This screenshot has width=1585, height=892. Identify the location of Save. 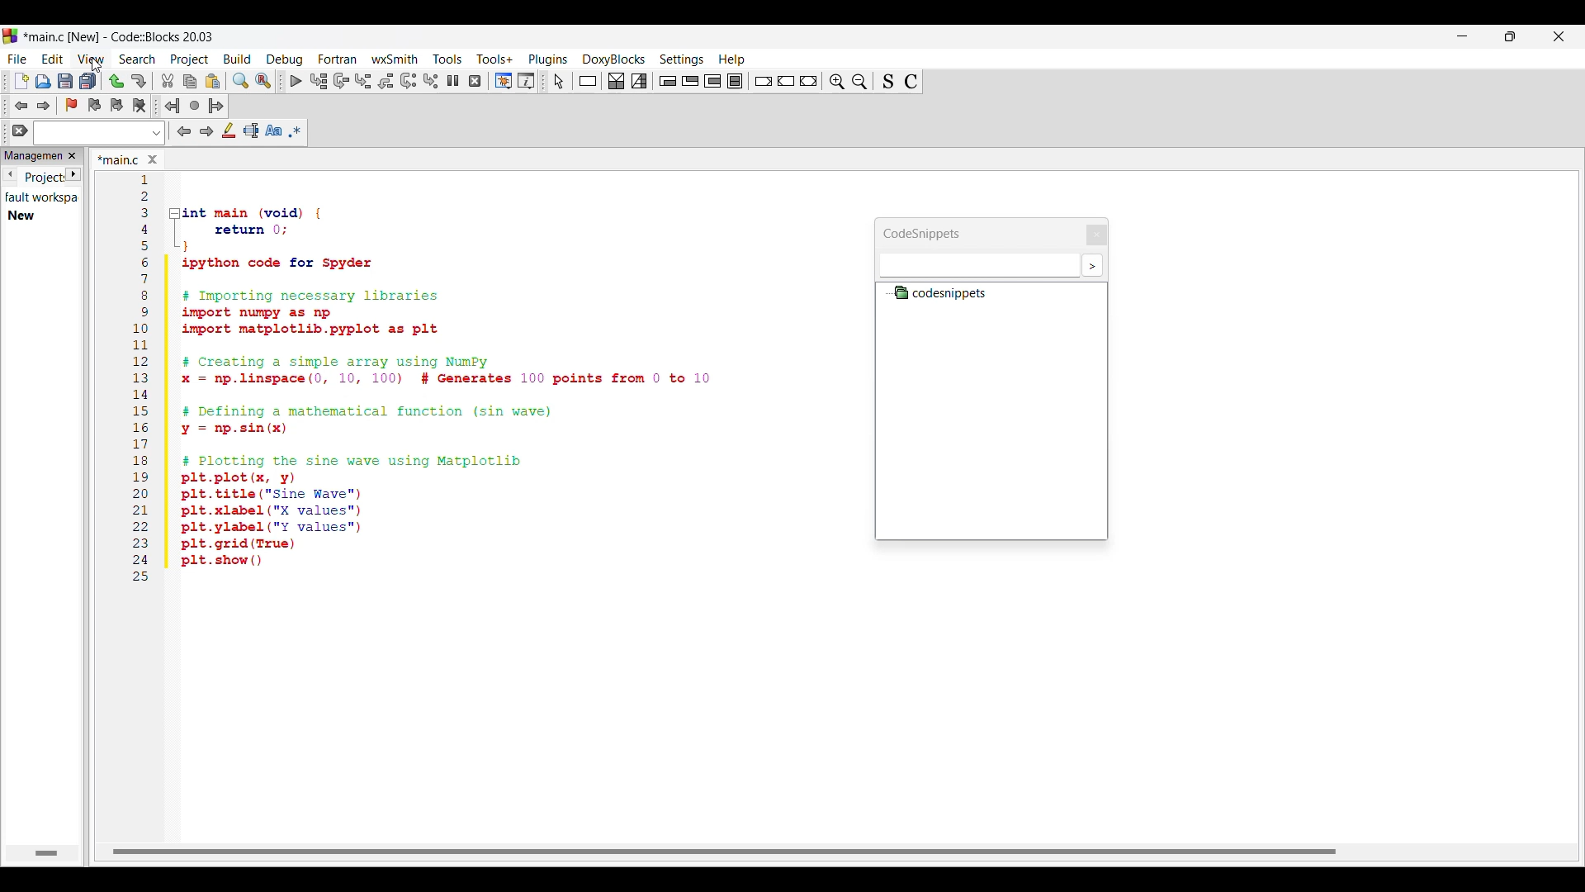
(65, 81).